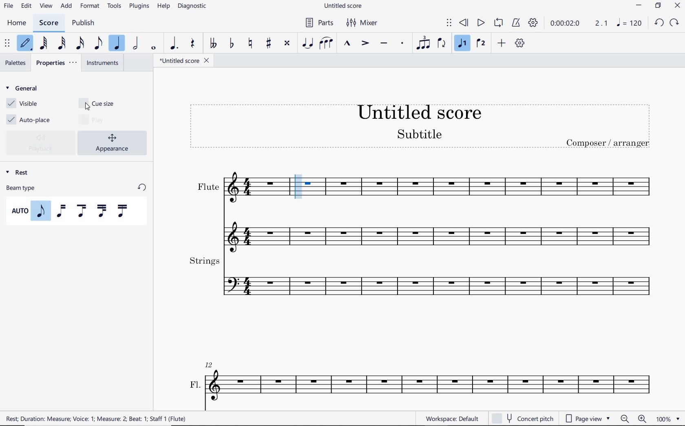 The height and width of the screenshot is (426, 685). Describe the element at coordinates (45, 7) in the screenshot. I see `view` at that location.